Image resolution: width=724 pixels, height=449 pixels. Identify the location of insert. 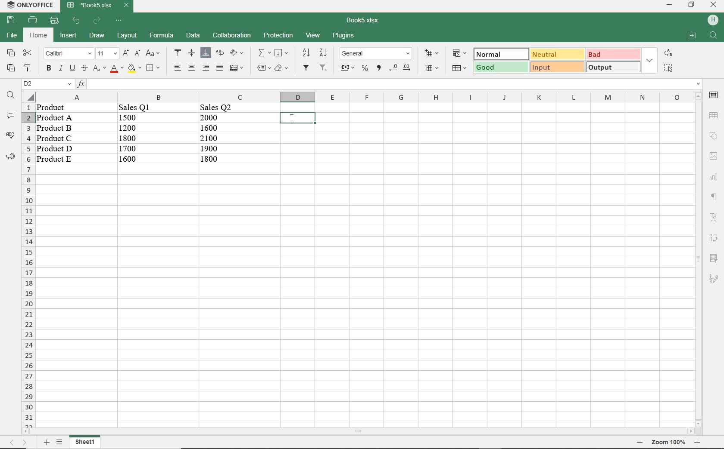
(68, 36).